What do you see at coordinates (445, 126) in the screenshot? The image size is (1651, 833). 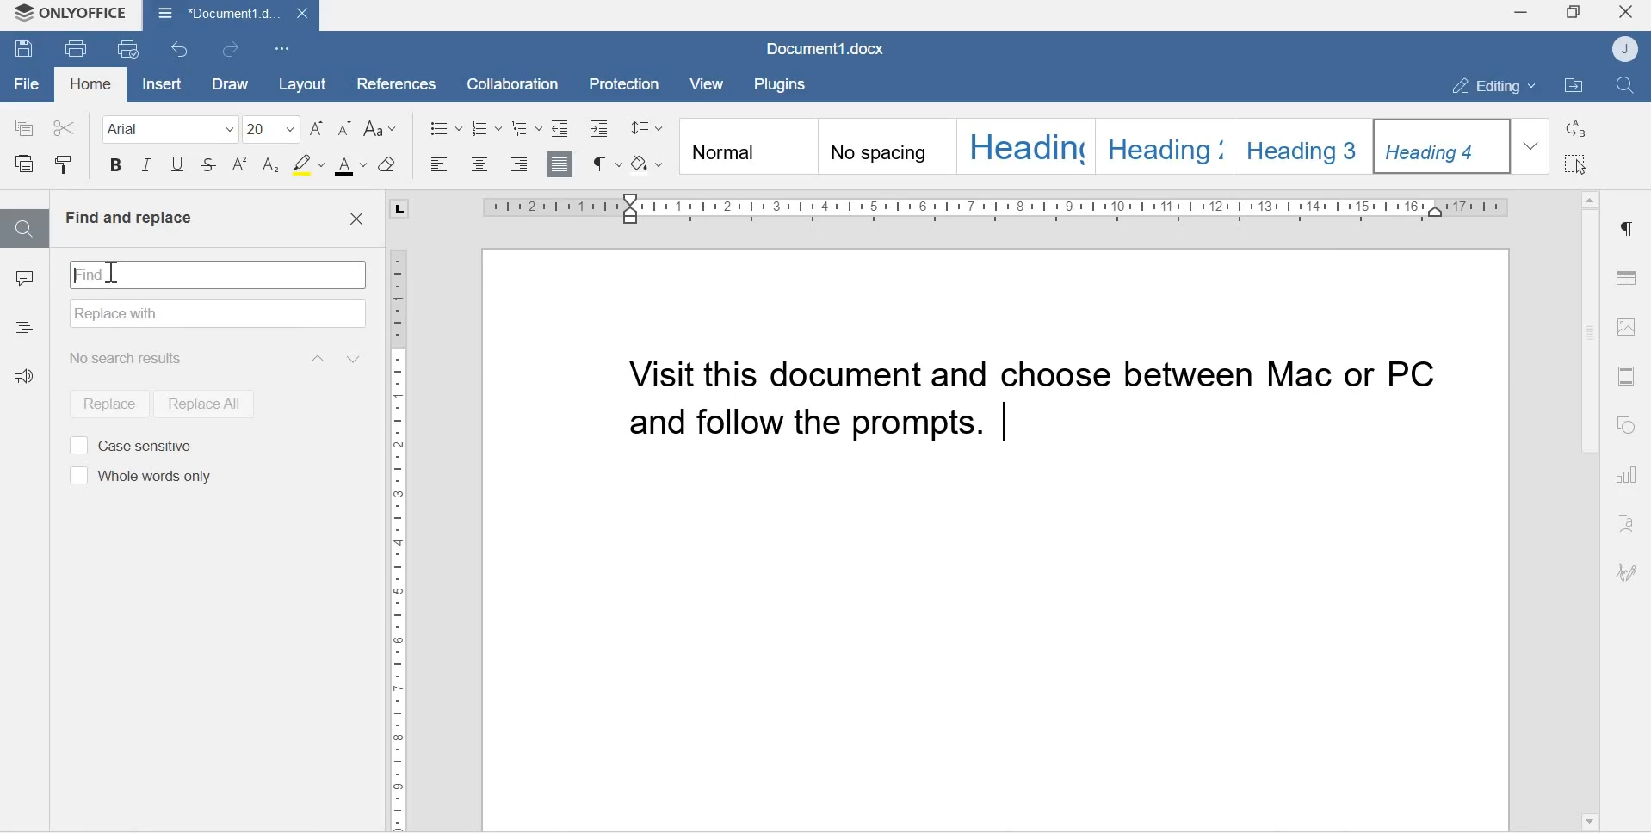 I see `Bullets` at bounding box center [445, 126].